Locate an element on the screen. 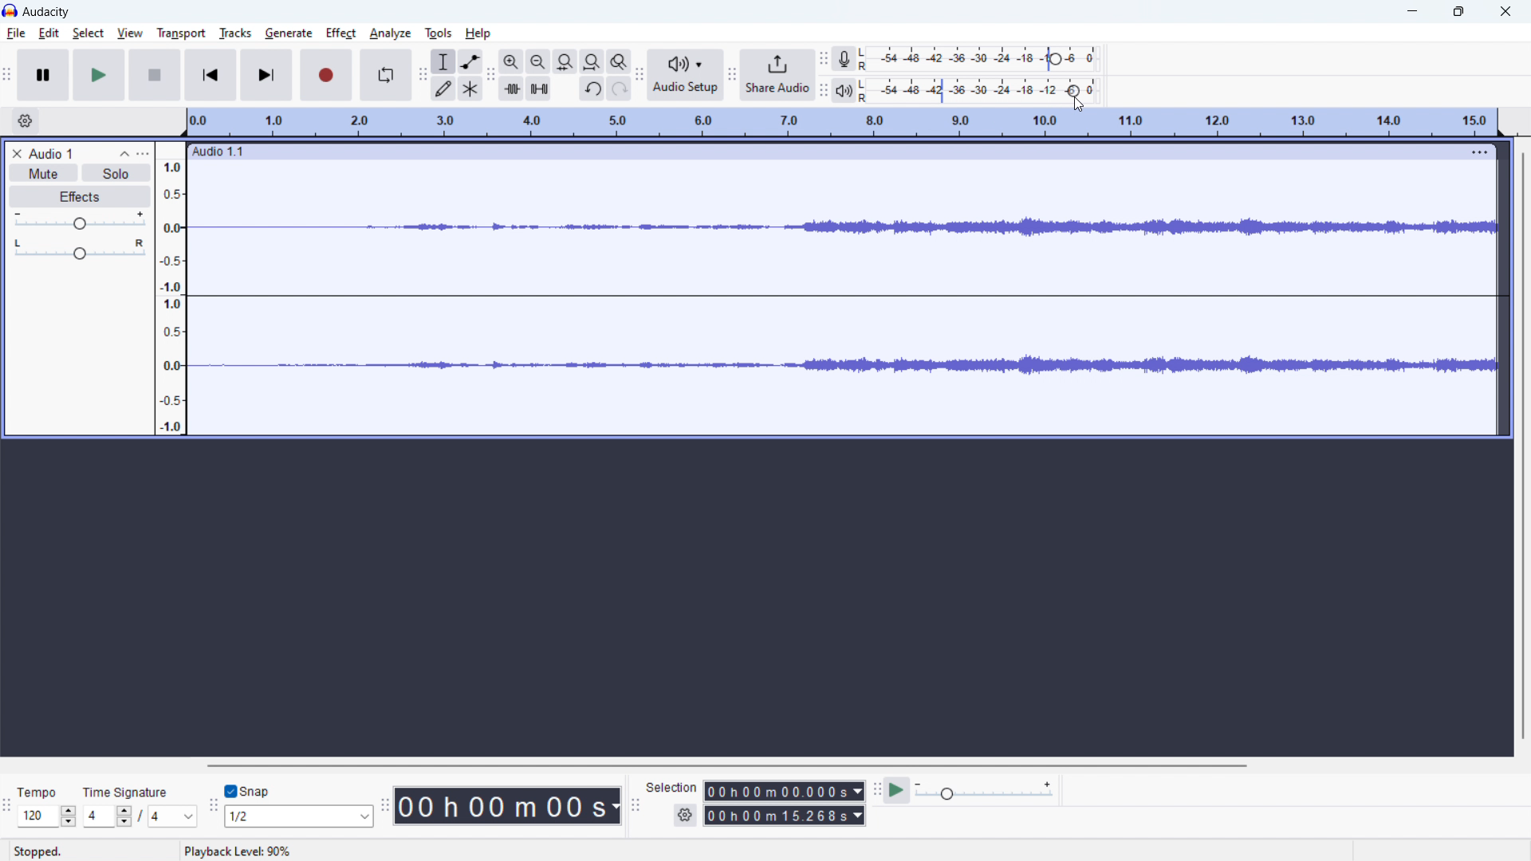 The image size is (1531, 861). end time is located at coordinates (784, 816).